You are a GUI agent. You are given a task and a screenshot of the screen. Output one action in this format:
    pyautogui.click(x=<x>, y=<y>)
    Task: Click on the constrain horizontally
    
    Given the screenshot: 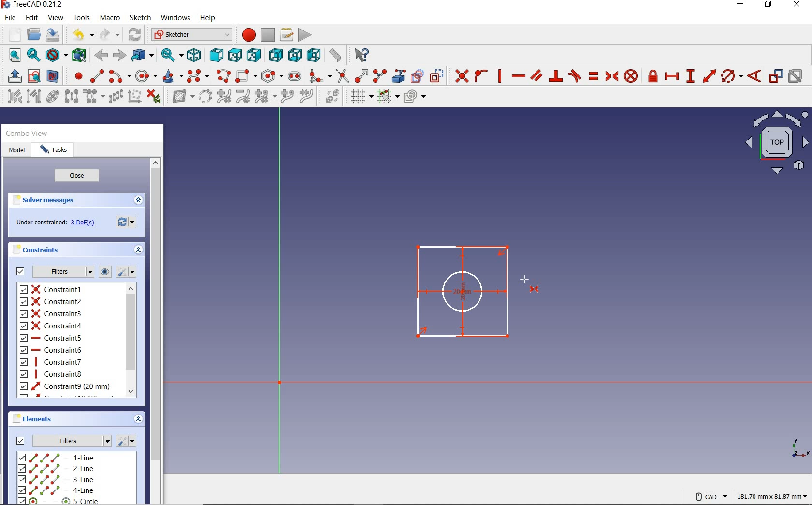 What is the action you would take?
    pyautogui.click(x=519, y=76)
    